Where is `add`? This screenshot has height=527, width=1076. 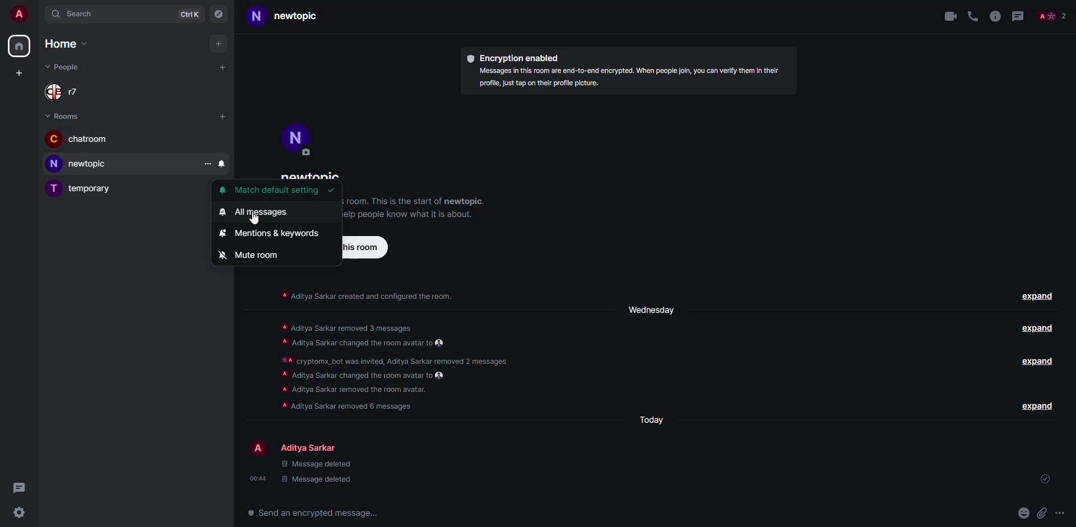
add is located at coordinates (223, 116).